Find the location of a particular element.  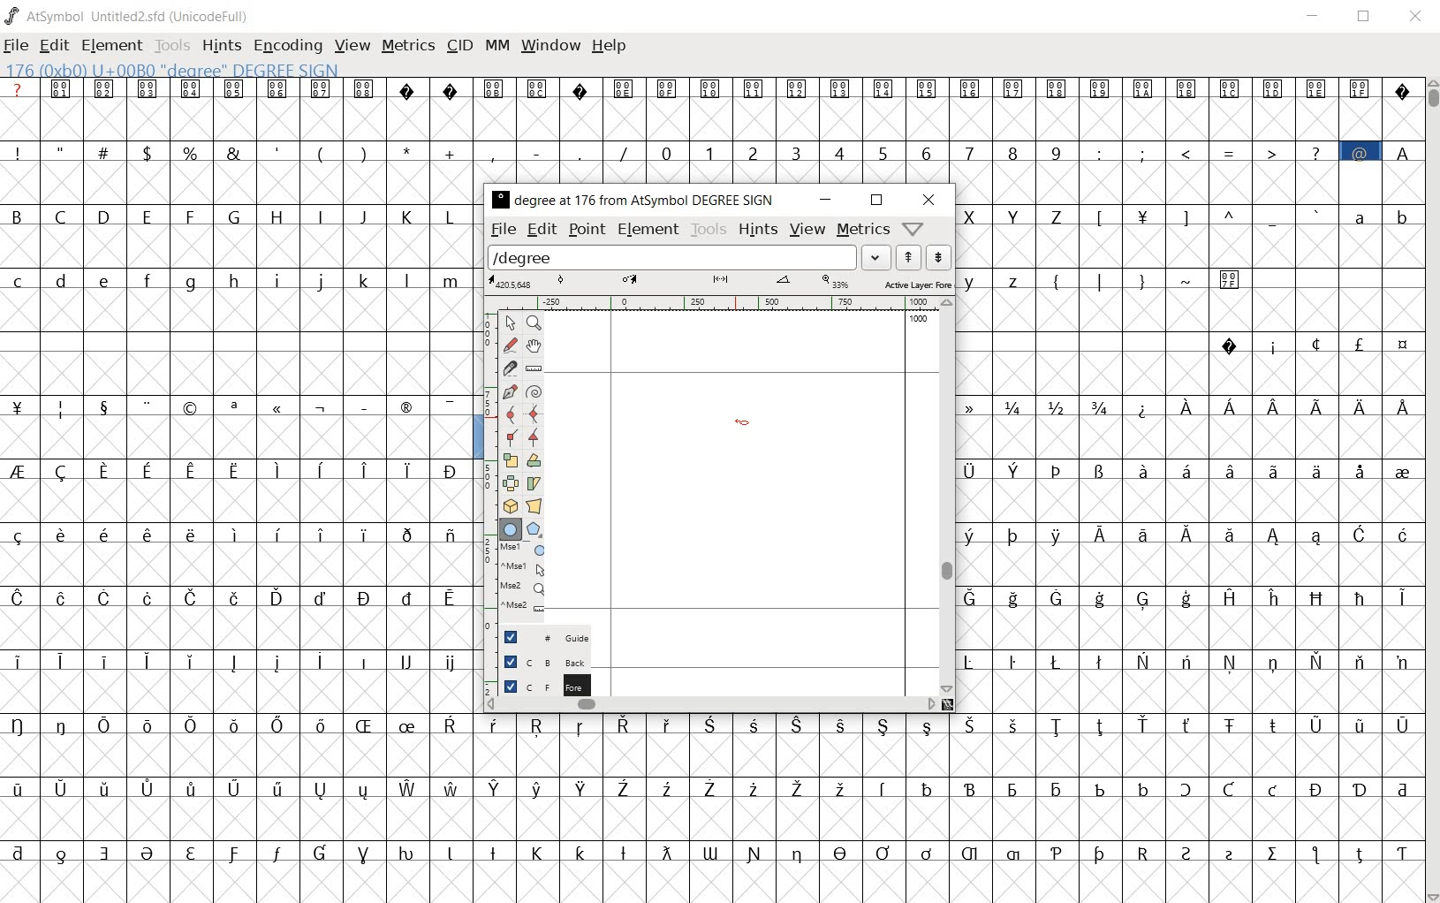

metrics is located at coordinates (408, 47).